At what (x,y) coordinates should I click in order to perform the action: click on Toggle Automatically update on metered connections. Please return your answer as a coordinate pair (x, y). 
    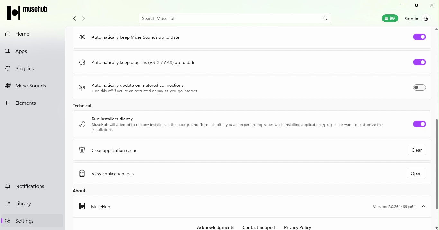
    Looking at the image, I should click on (420, 86).